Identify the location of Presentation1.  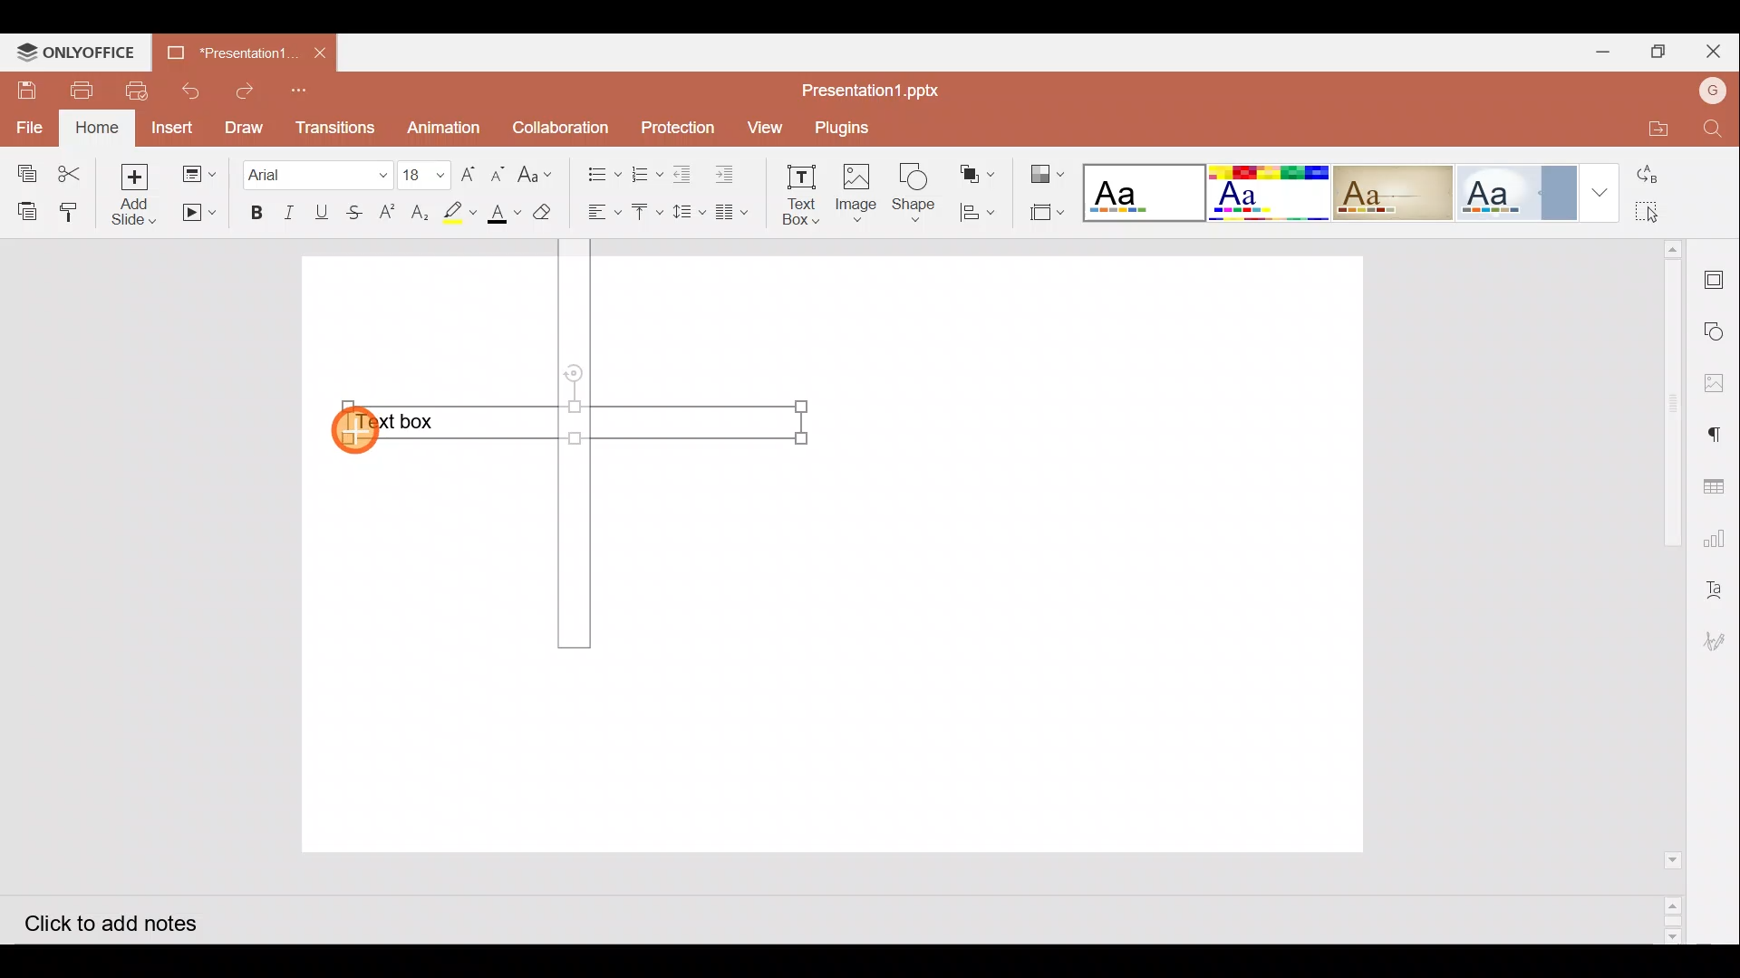
(224, 51).